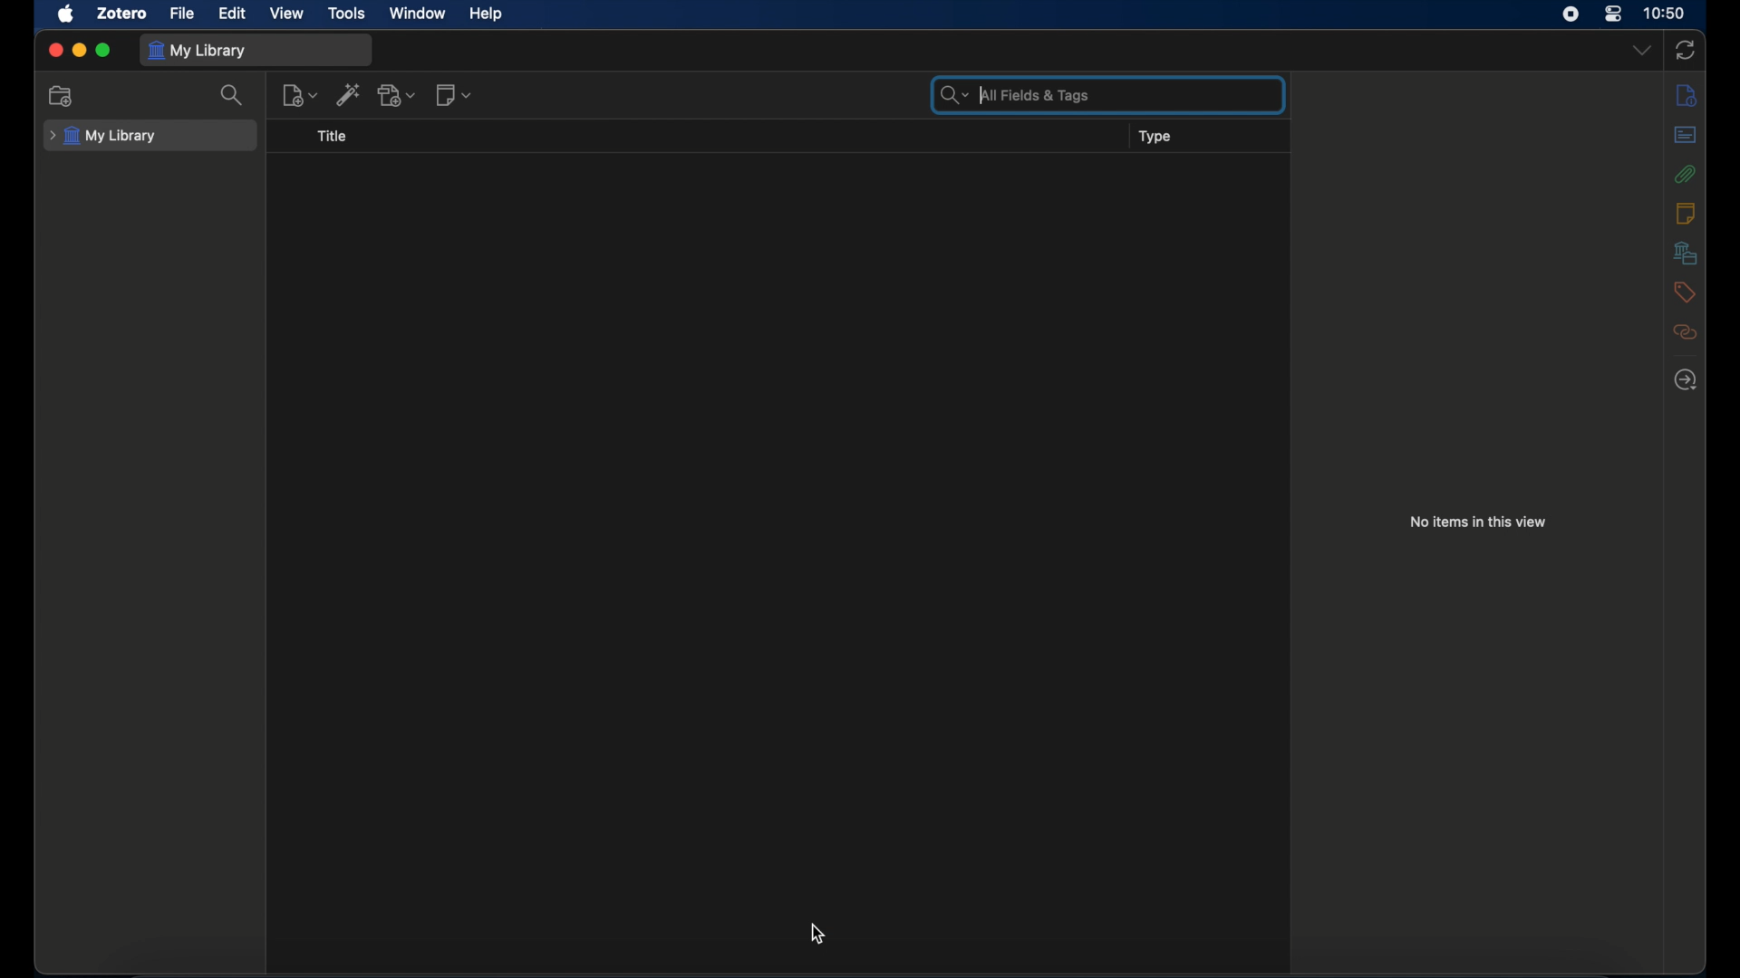 The image size is (1740, 978). What do you see at coordinates (1570, 14) in the screenshot?
I see `screen recorder` at bounding box center [1570, 14].